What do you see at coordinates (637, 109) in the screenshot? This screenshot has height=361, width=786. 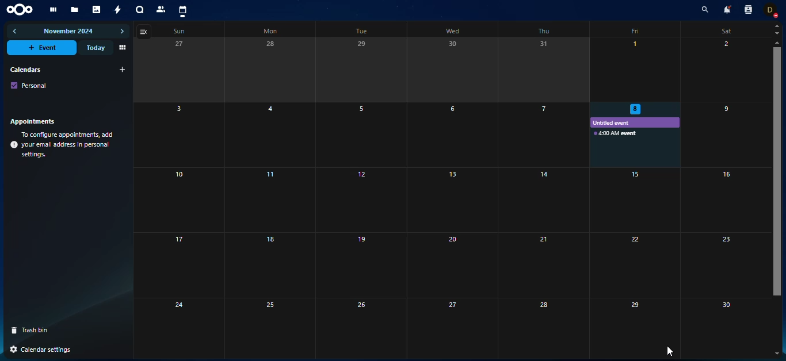 I see `selected date` at bounding box center [637, 109].